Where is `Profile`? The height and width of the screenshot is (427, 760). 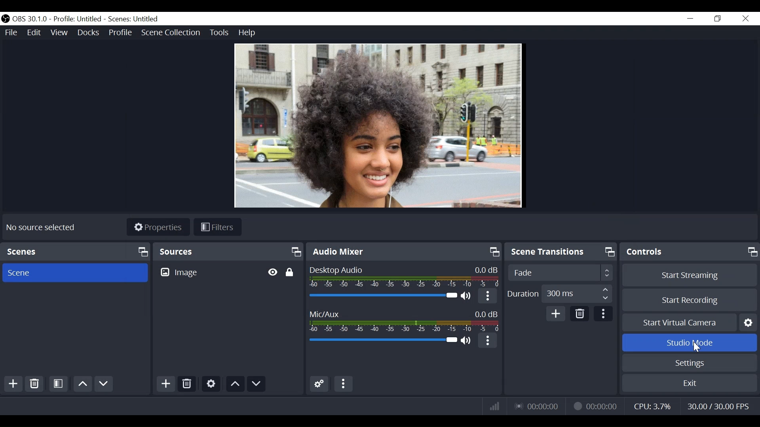
Profile is located at coordinates (120, 33).